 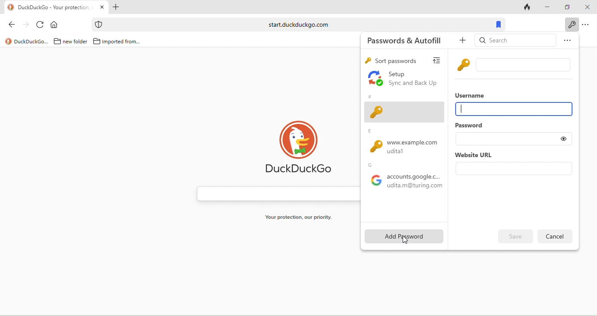 I want to click on www.example.com, so click(x=407, y=147).